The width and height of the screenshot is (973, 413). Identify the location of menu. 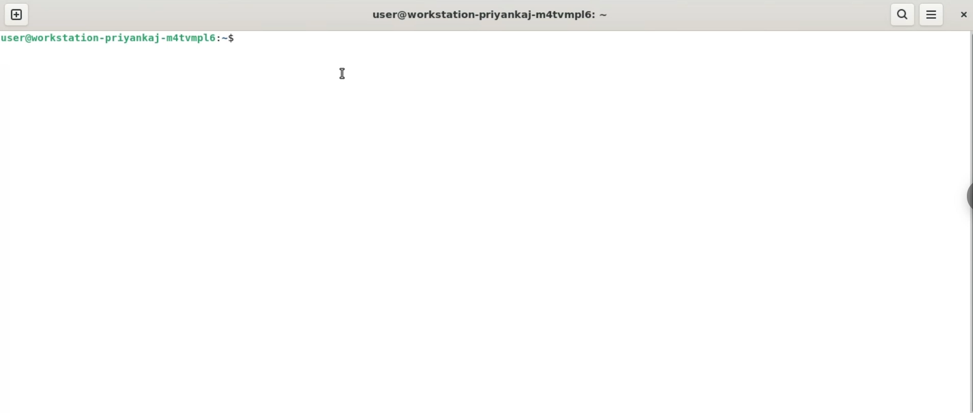
(932, 14).